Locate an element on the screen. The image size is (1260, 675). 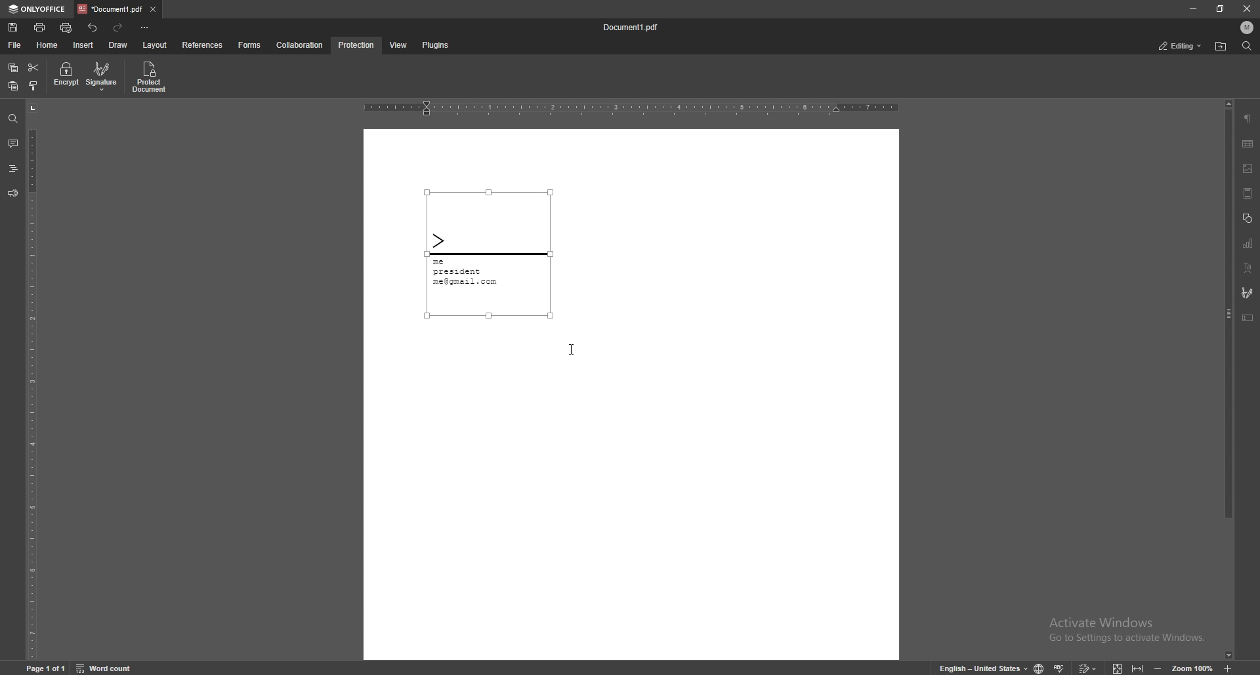
draw is located at coordinates (118, 45).